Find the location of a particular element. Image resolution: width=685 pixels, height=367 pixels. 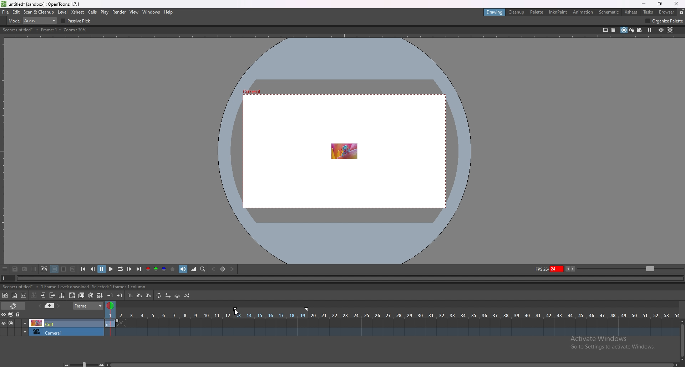

inknpaint is located at coordinates (558, 12).